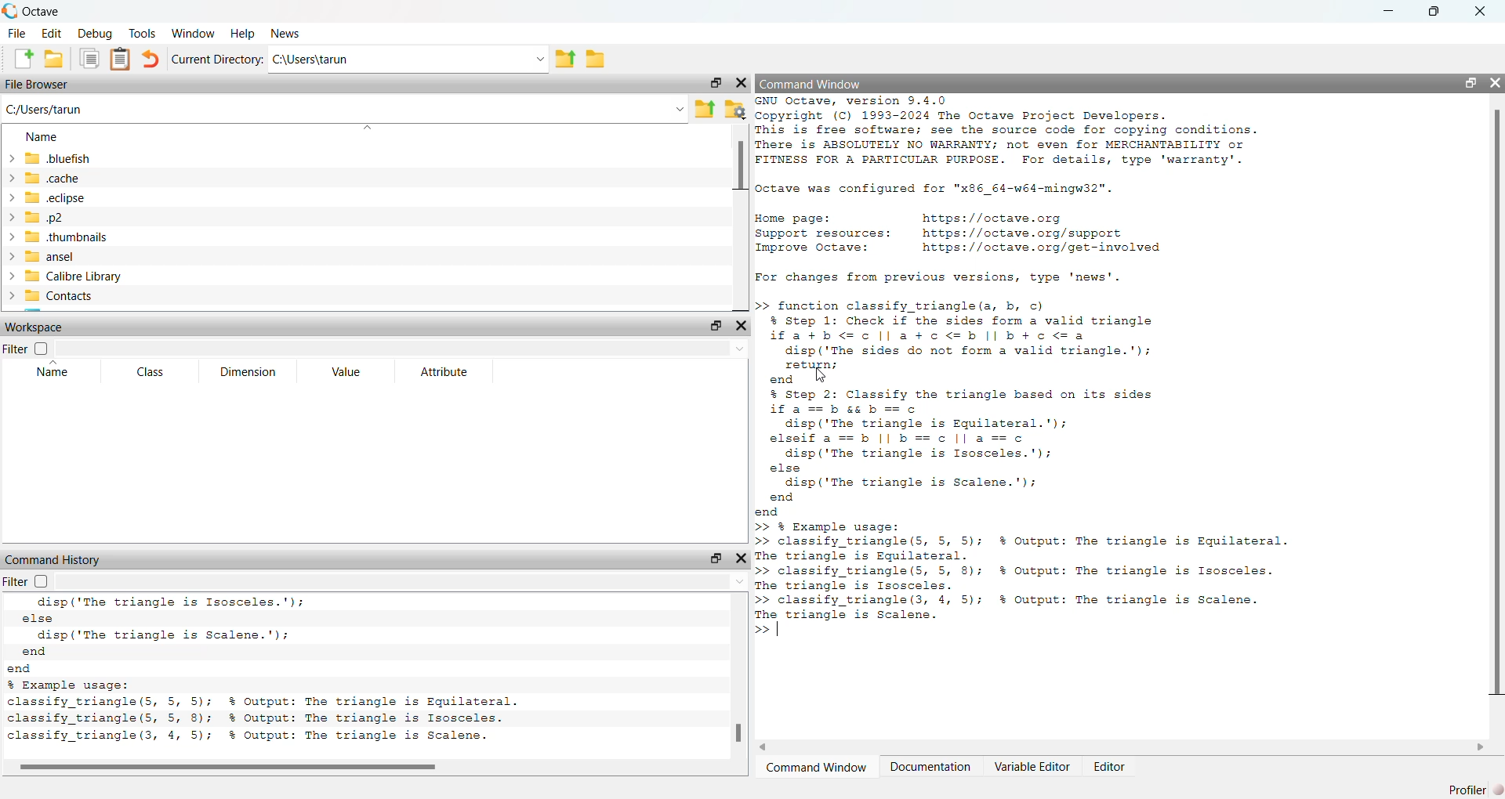 The image size is (1505, 799). What do you see at coordinates (1480, 747) in the screenshot?
I see `move right` at bounding box center [1480, 747].